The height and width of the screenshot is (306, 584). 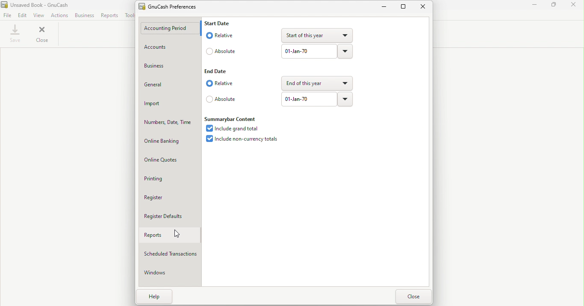 I want to click on Relative, so click(x=224, y=83).